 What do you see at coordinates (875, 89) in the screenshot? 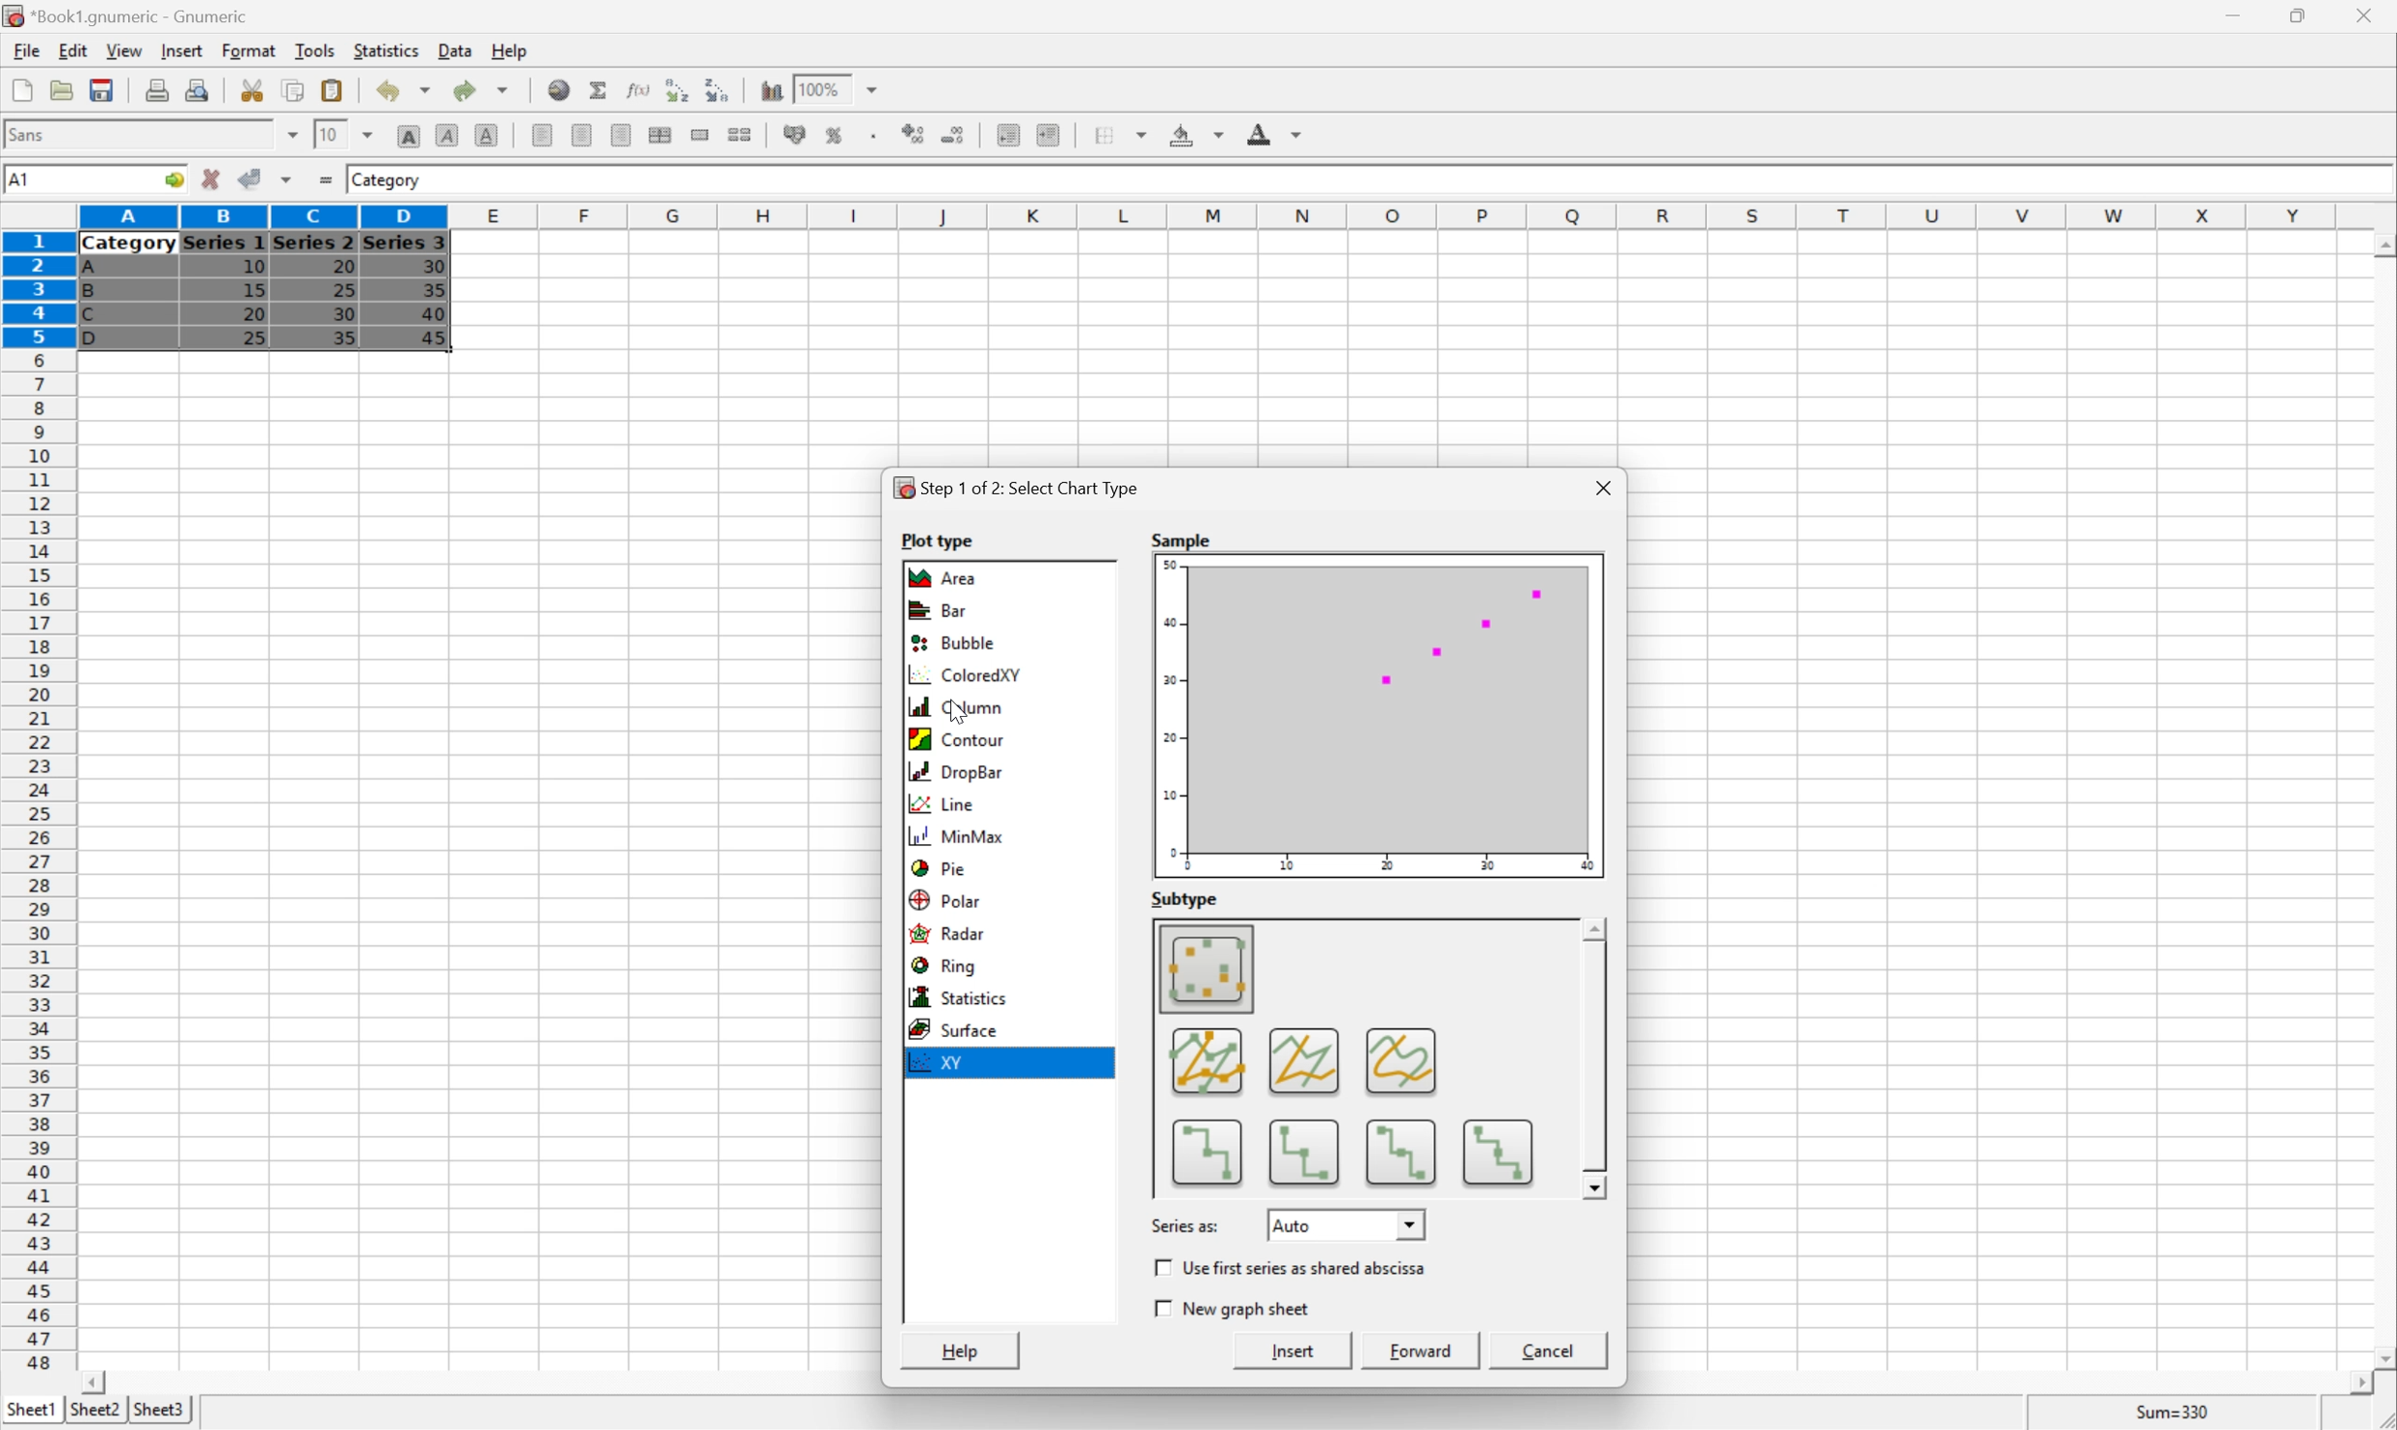
I see `Drop Down` at bounding box center [875, 89].